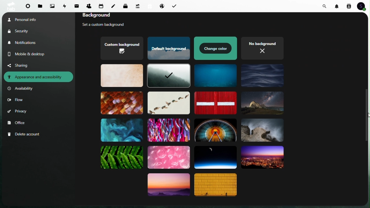 This screenshot has width=370, height=208. I want to click on email hosting, so click(160, 6).